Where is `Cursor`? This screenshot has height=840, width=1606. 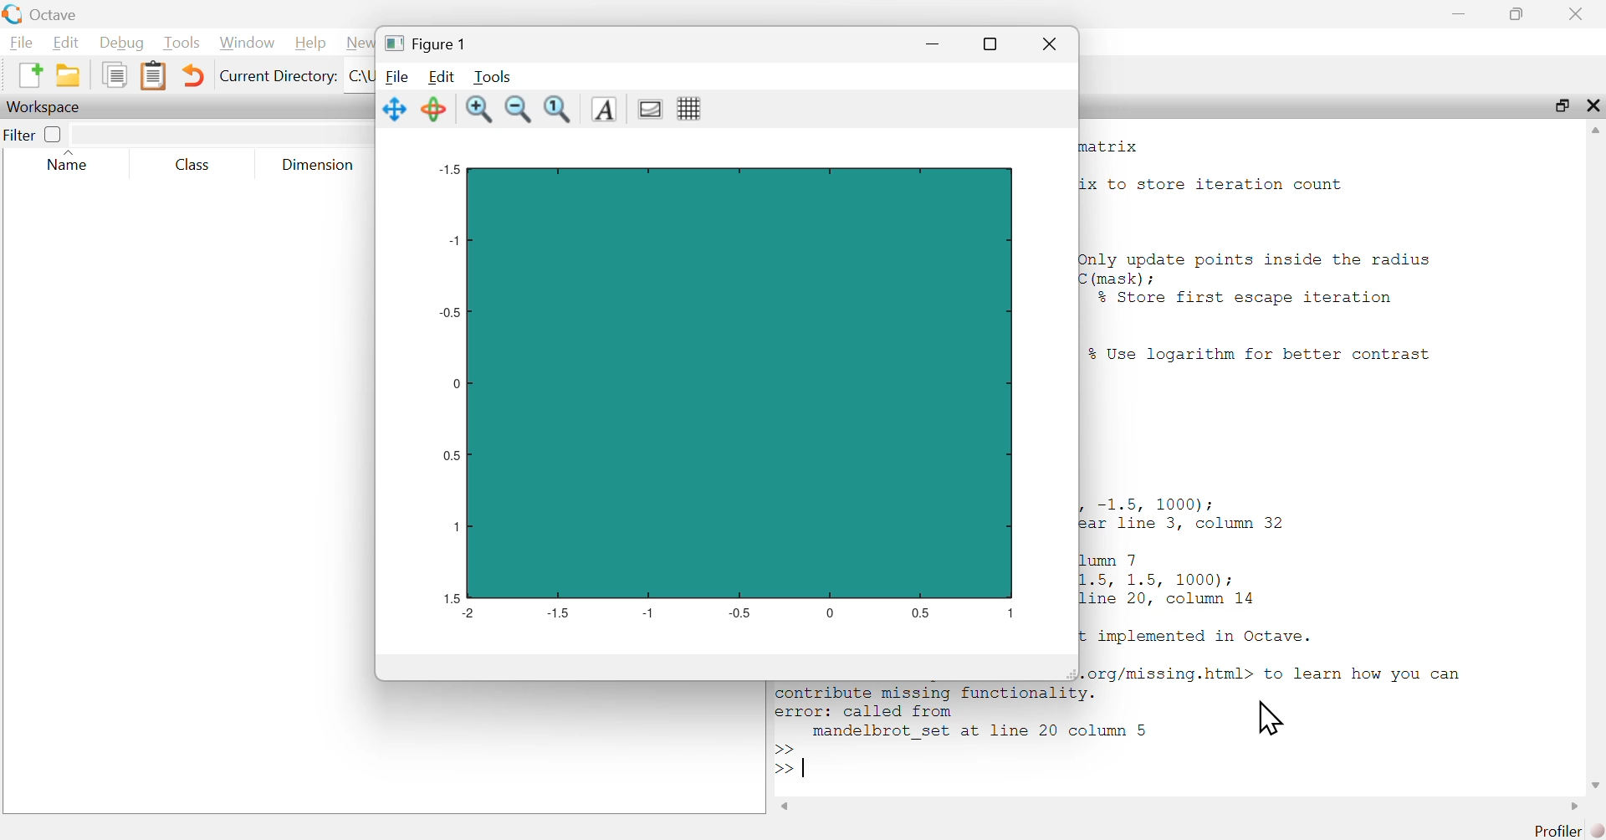
Cursor is located at coordinates (1269, 718).